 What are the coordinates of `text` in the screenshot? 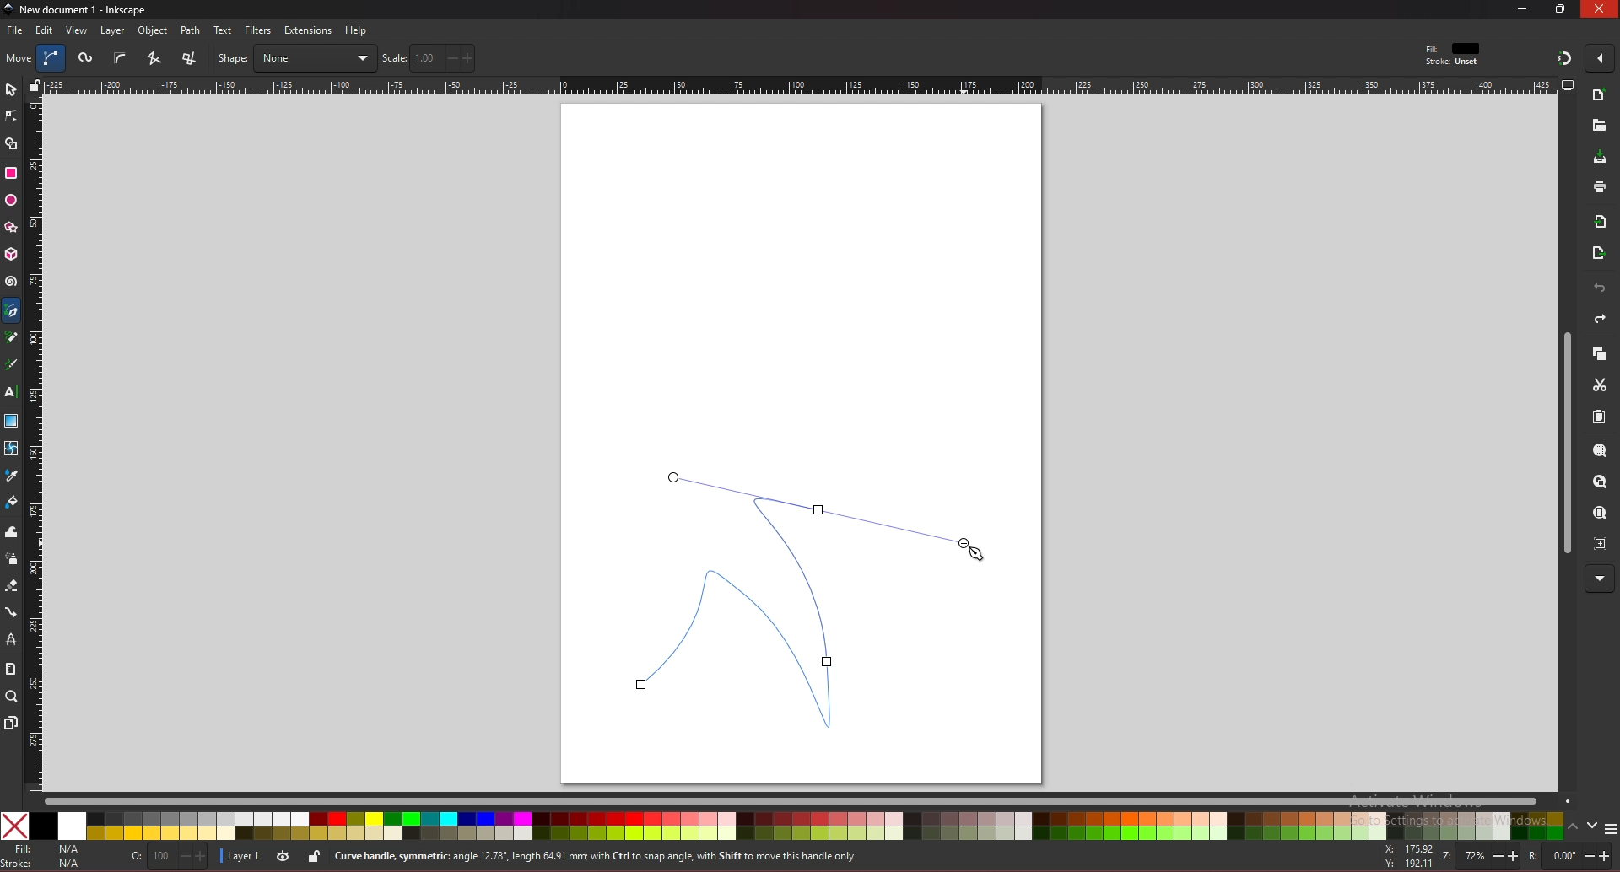 It's located at (10, 392).